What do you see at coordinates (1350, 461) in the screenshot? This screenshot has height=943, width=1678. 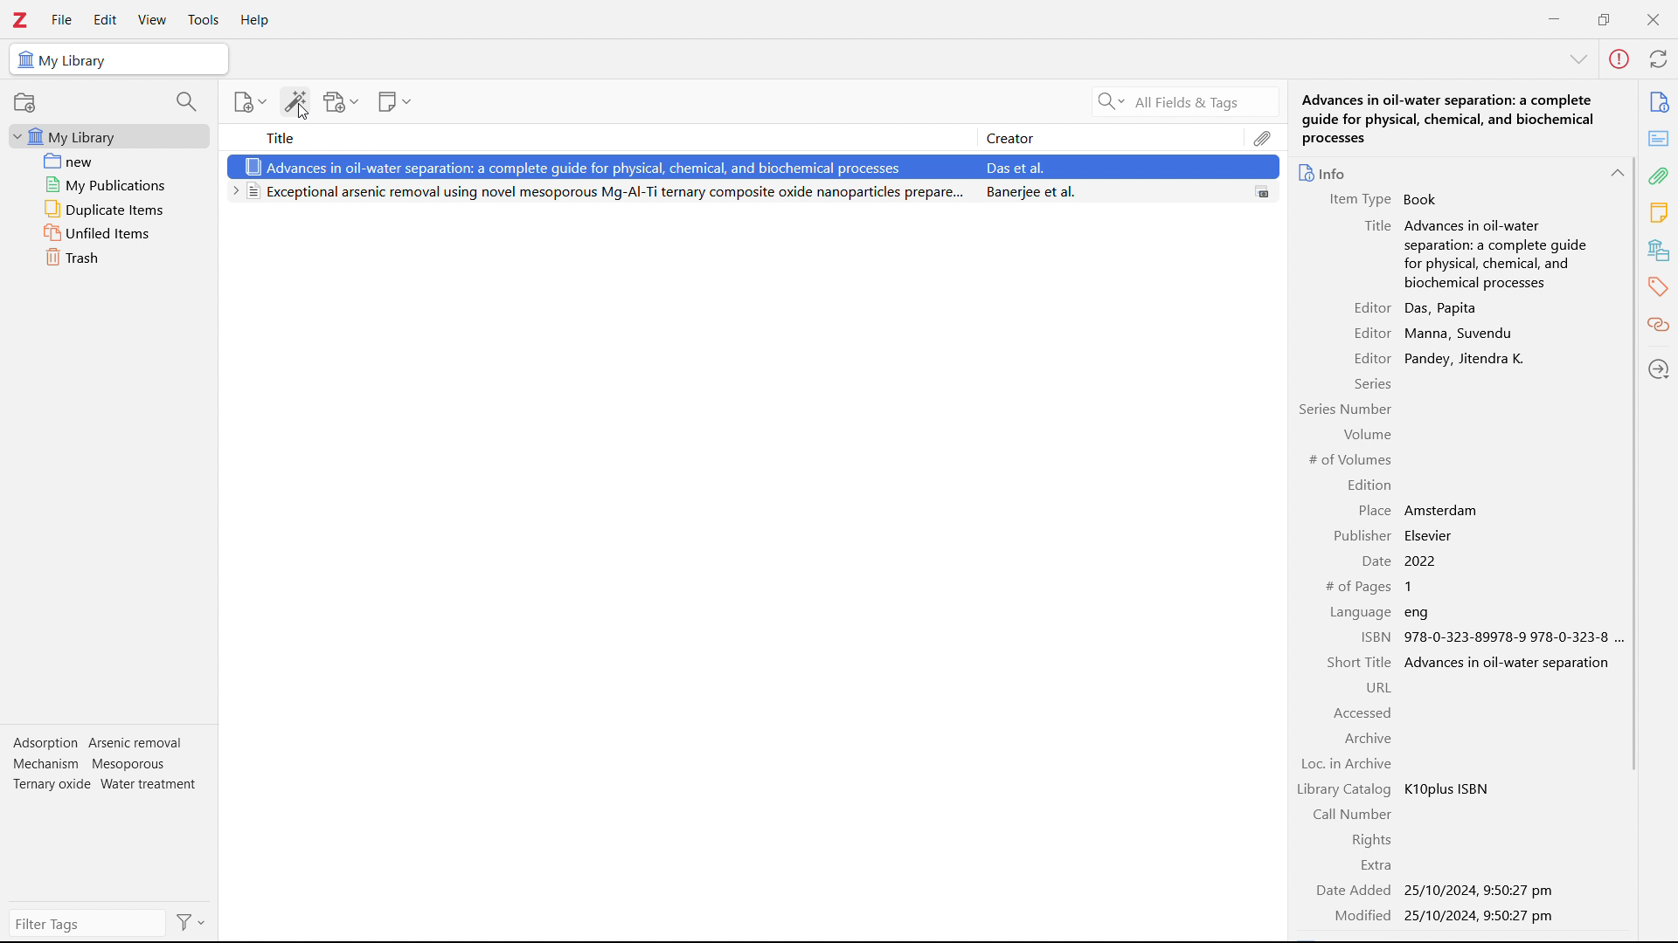 I see `# of volumes` at bounding box center [1350, 461].